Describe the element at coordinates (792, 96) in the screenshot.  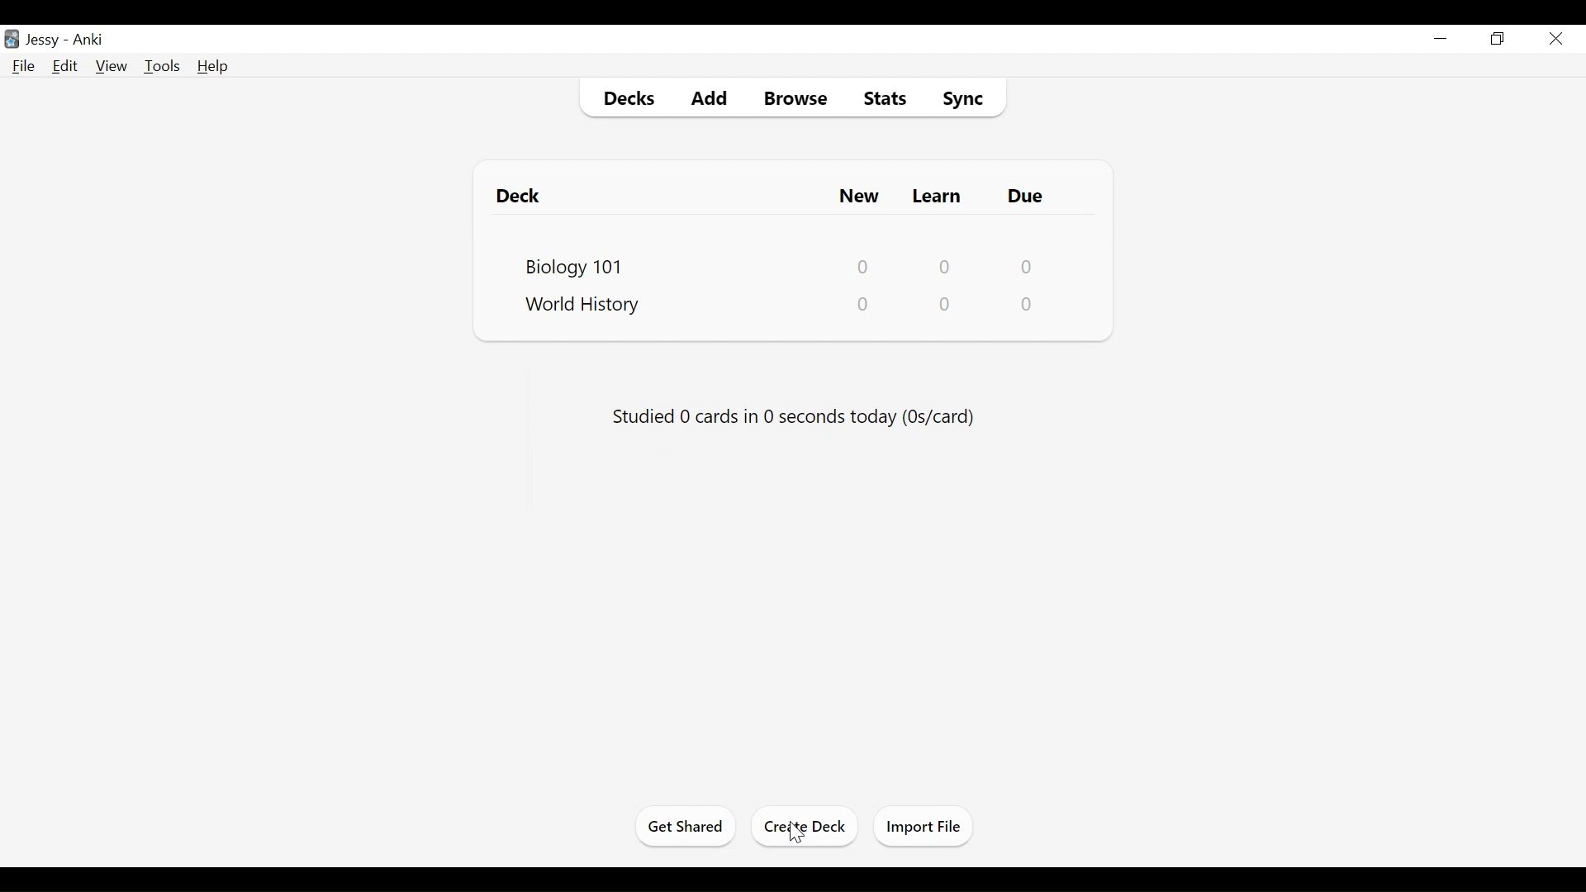
I see `Browse` at that location.